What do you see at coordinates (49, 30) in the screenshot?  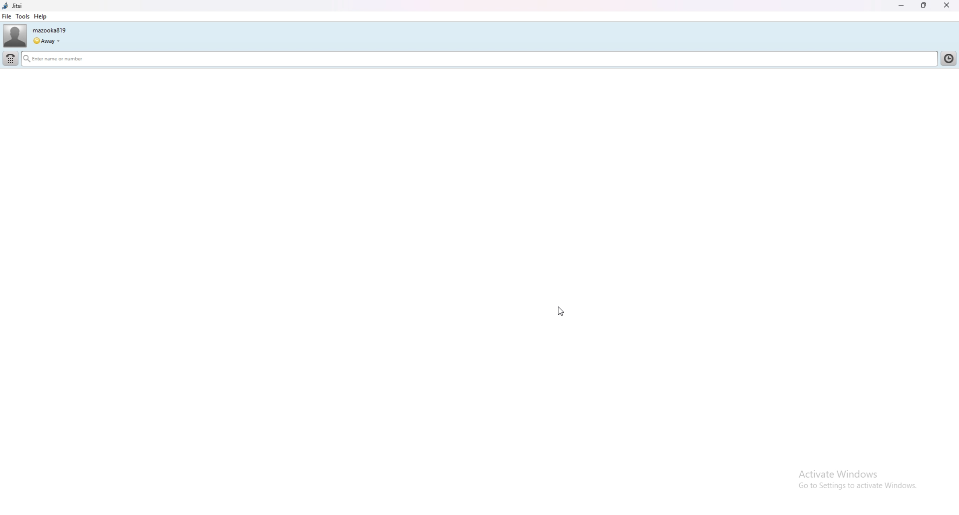 I see `username` at bounding box center [49, 30].